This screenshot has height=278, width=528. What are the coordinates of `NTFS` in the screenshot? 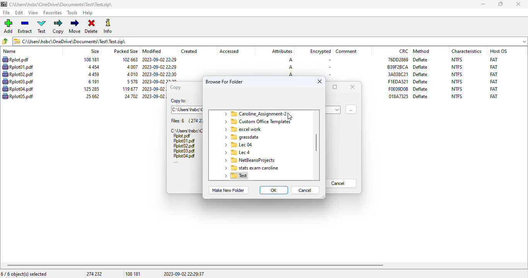 It's located at (457, 59).